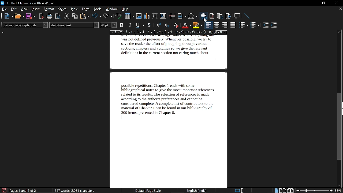  What do you see at coordinates (158, 25) in the screenshot?
I see `superscript` at bounding box center [158, 25].